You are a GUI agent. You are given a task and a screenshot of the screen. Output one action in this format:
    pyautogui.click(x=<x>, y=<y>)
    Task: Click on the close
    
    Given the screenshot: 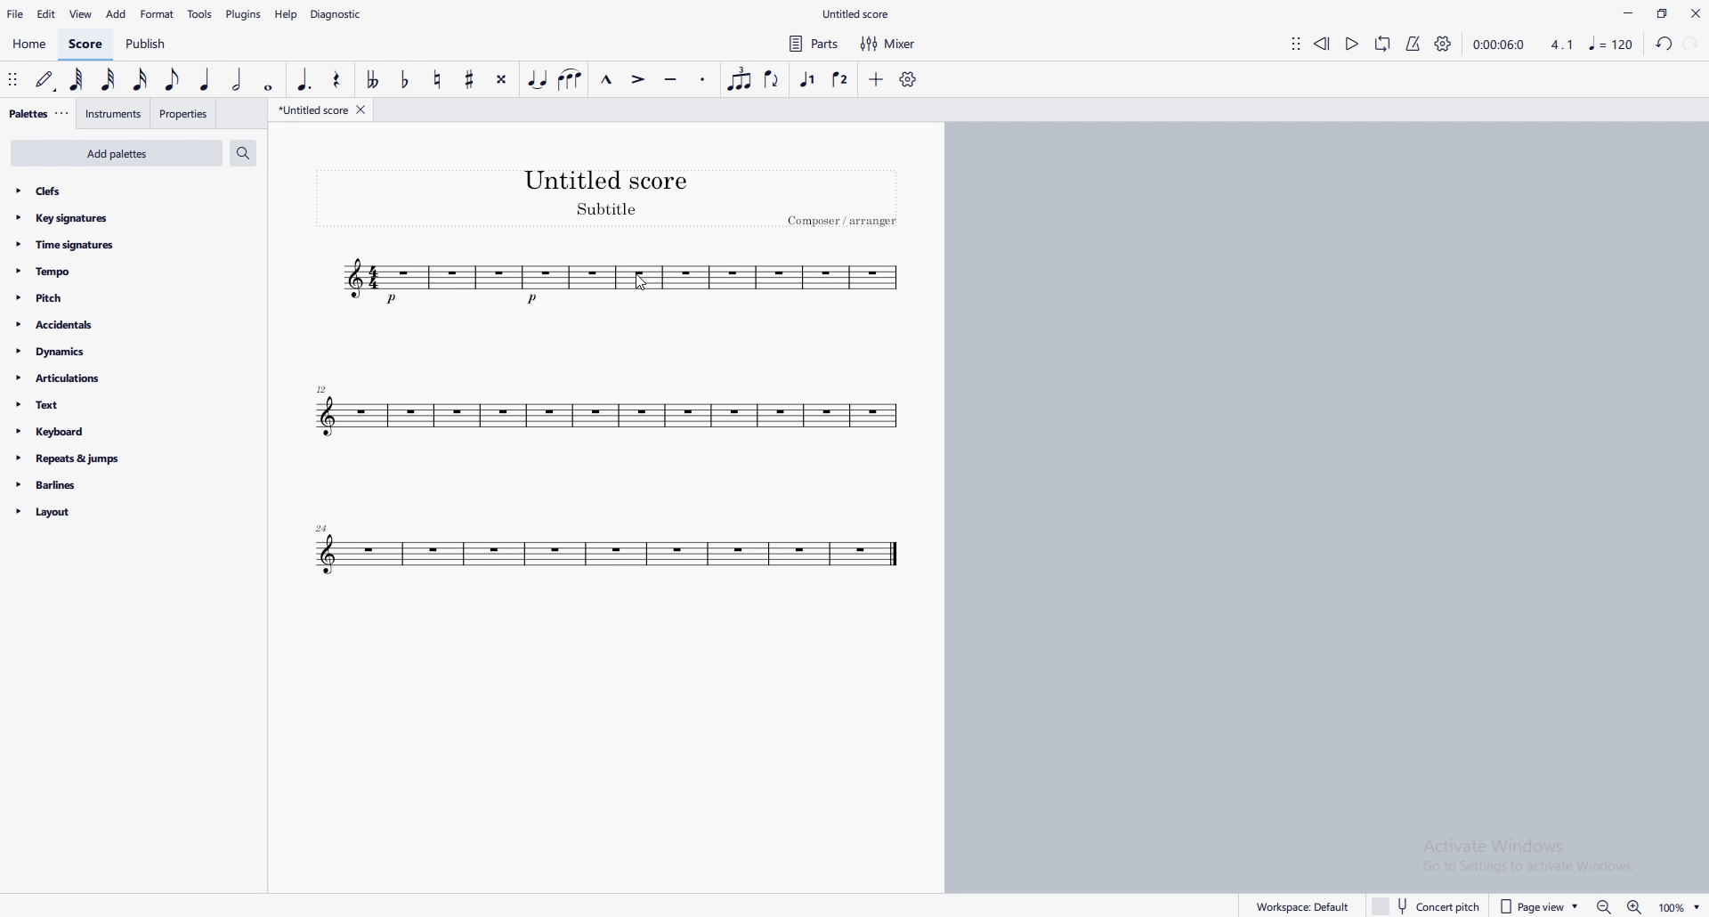 What is the action you would take?
    pyautogui.click(x=1696, y=13)
    